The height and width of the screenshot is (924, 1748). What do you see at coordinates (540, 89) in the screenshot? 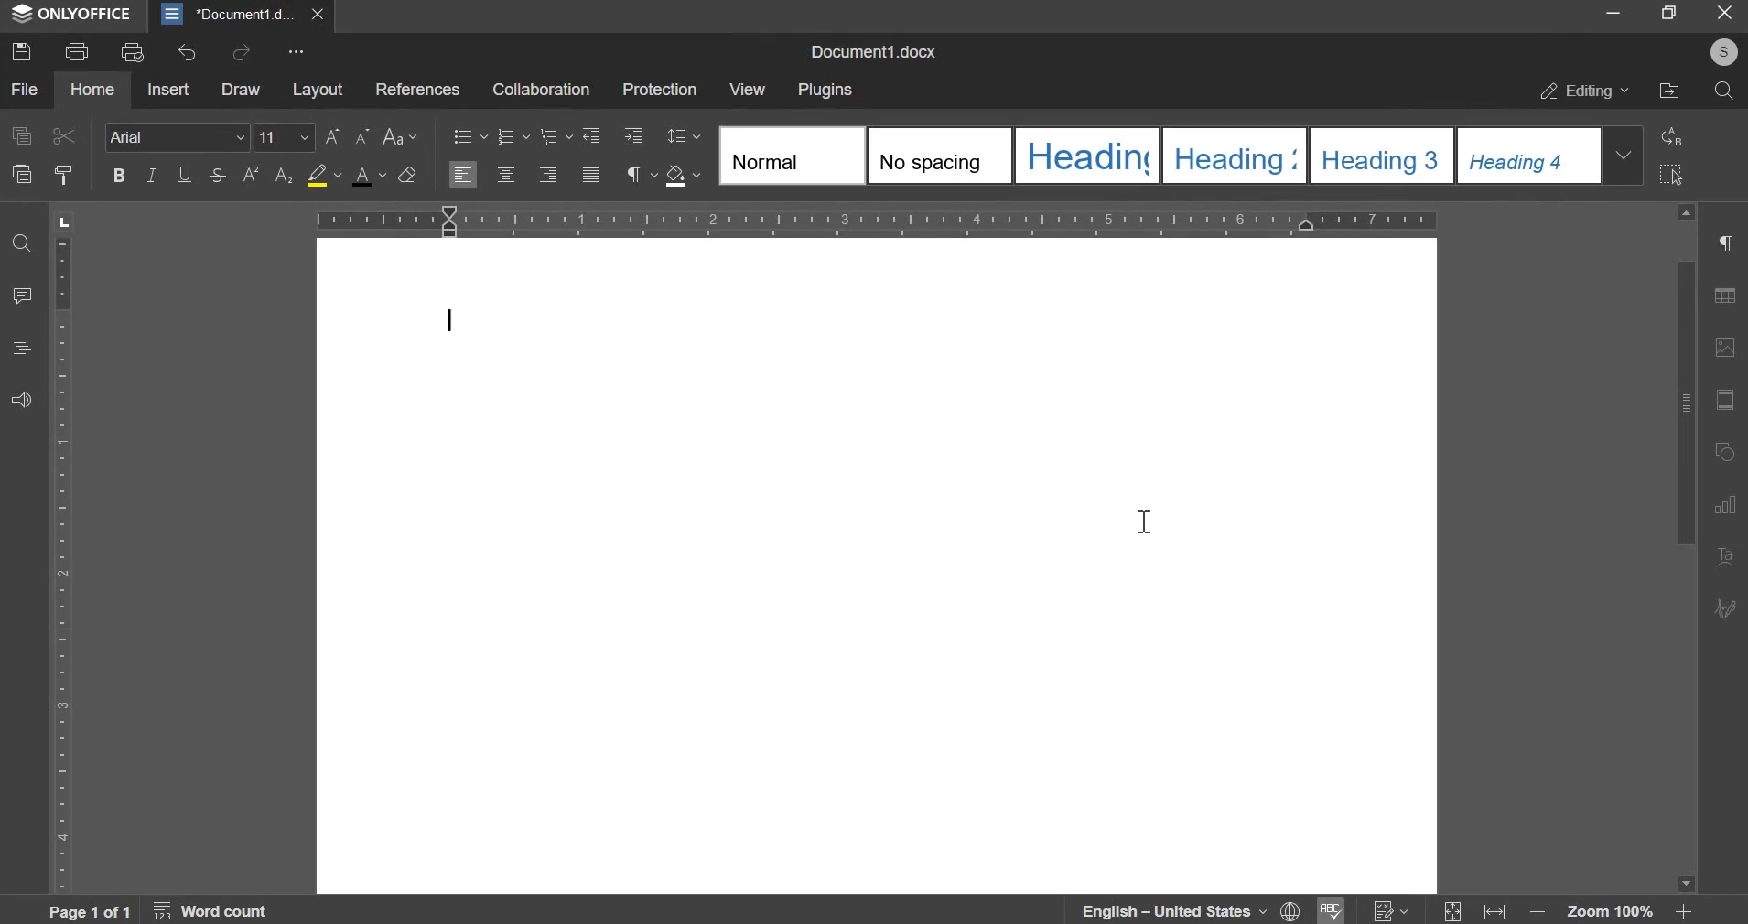
I see `collaboration` at bounding box center [540, 89].